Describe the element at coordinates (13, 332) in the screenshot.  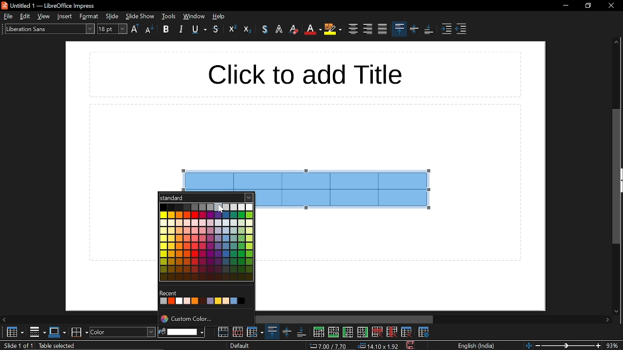
I see `table` at that location.